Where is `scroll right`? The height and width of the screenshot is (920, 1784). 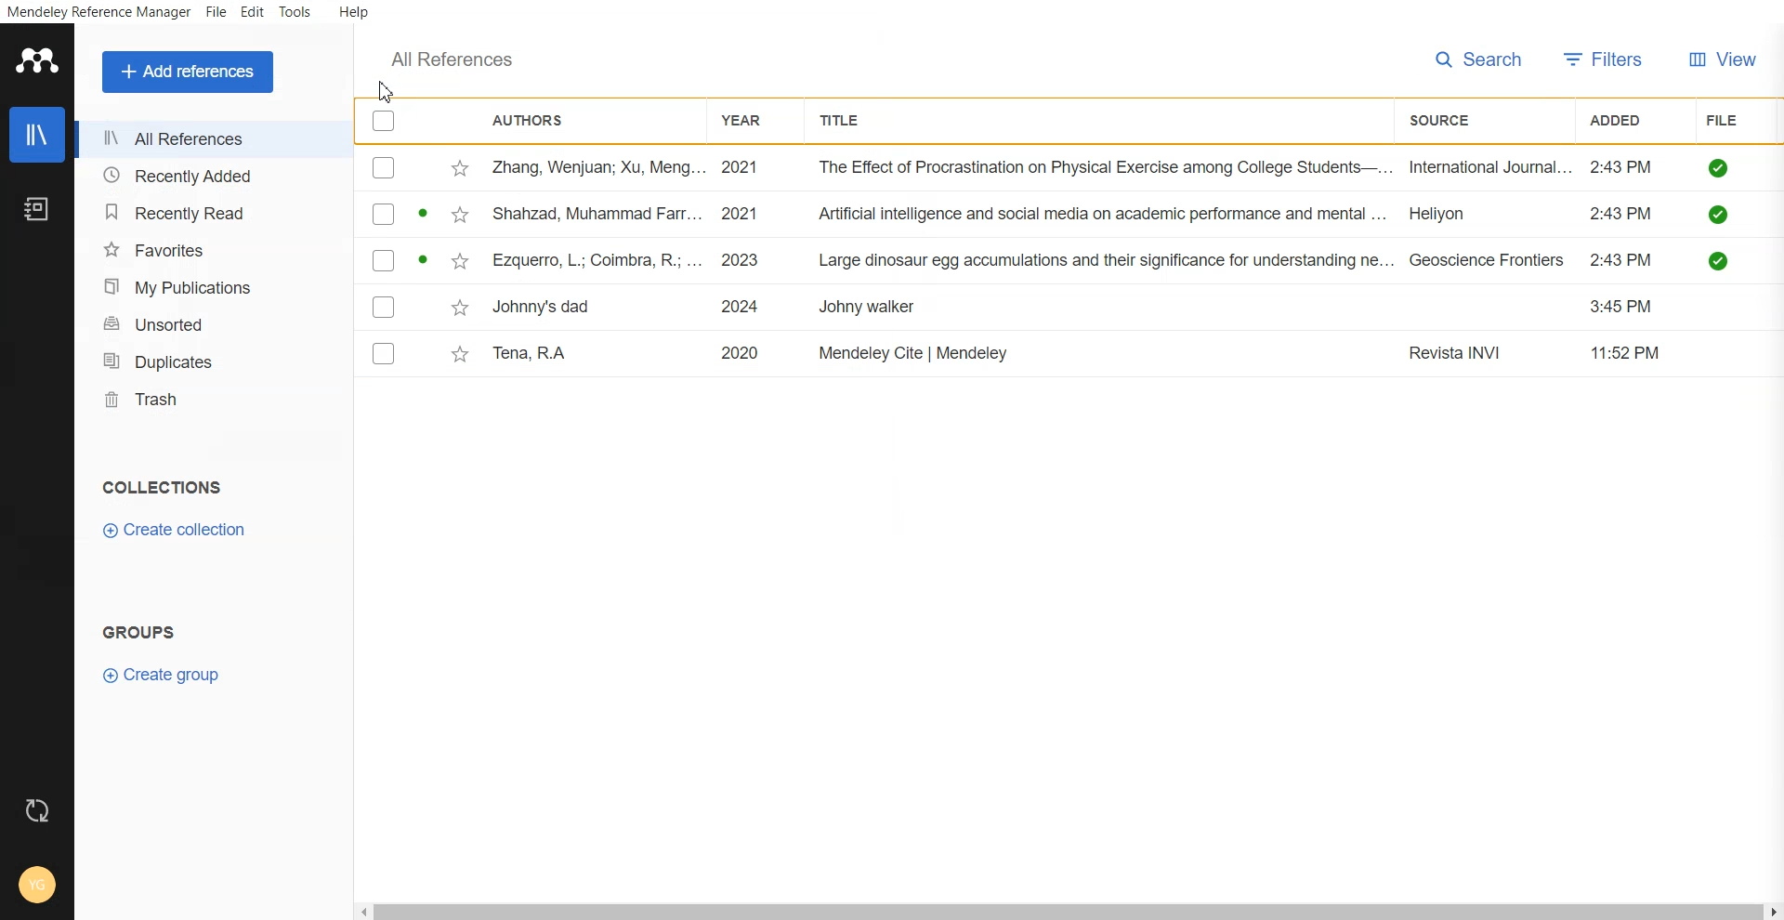 scroll right is located at coordinates (1773, 912).